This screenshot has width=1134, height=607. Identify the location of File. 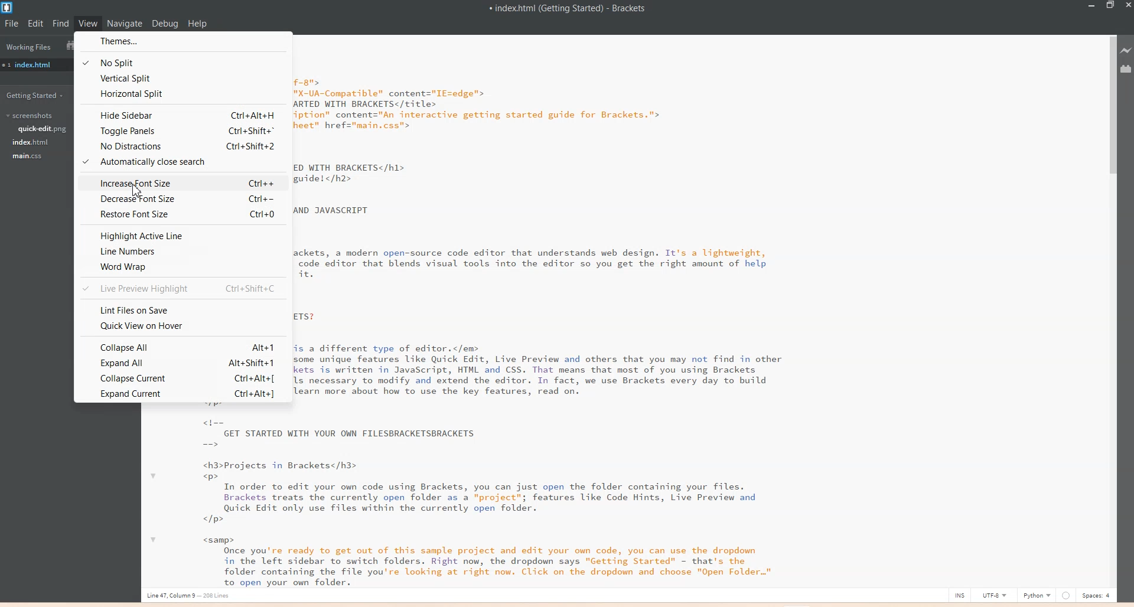
(11, 24).